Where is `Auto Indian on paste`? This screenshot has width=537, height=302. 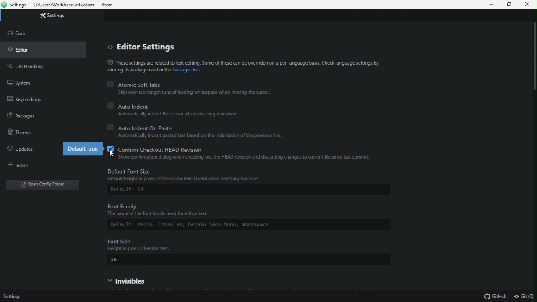
Auto Indian on paste is located at coordinates (203, 126).